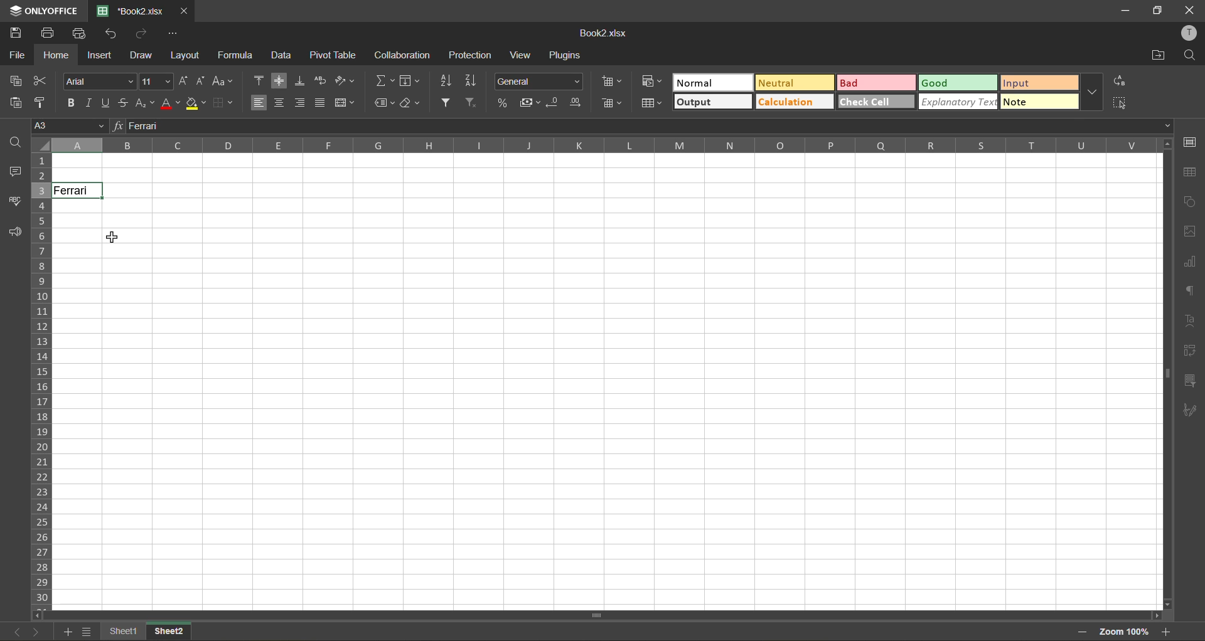  What do you see at coordinates (1189, 200) in the screenshot?
I see `shapes` at bounding box center [1189, 200].